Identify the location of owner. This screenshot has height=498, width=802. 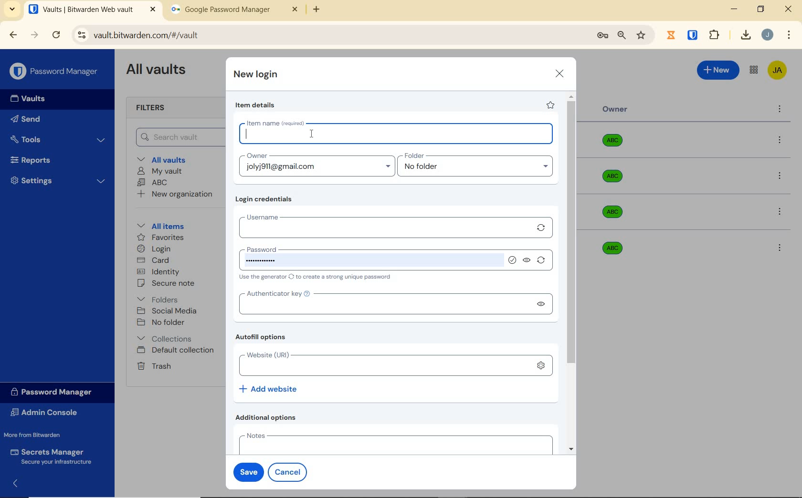
(256, 156).